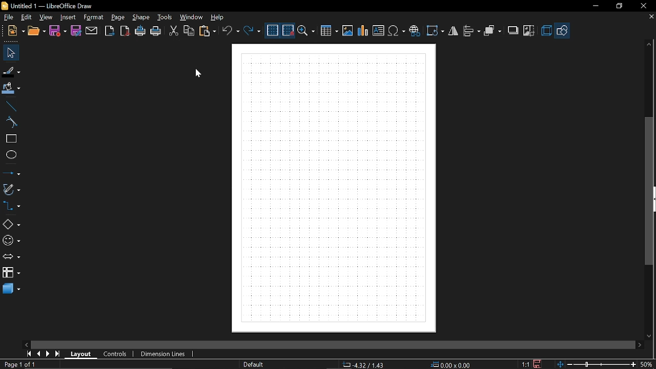 The image size is (656, 369). I want to click on  chart, so click(363, 30).